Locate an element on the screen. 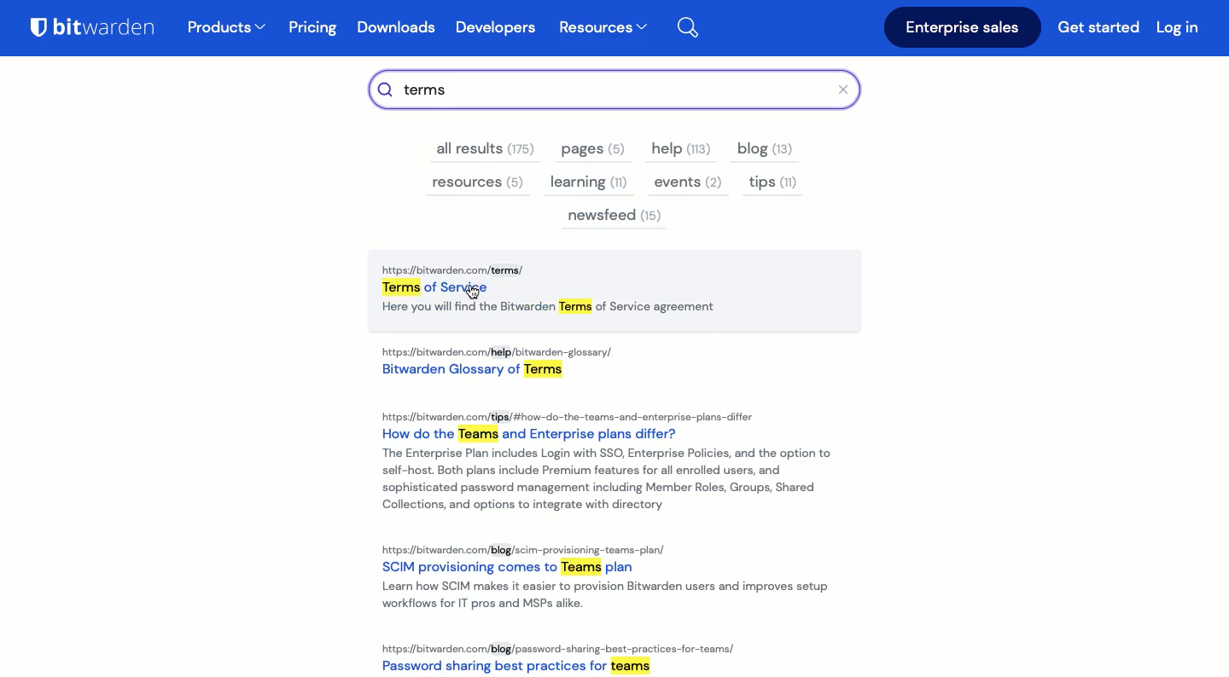 Image resolution: width=1229 pixels, height=677 pixels. Enterprise sales is located at coordinates (963, 28).